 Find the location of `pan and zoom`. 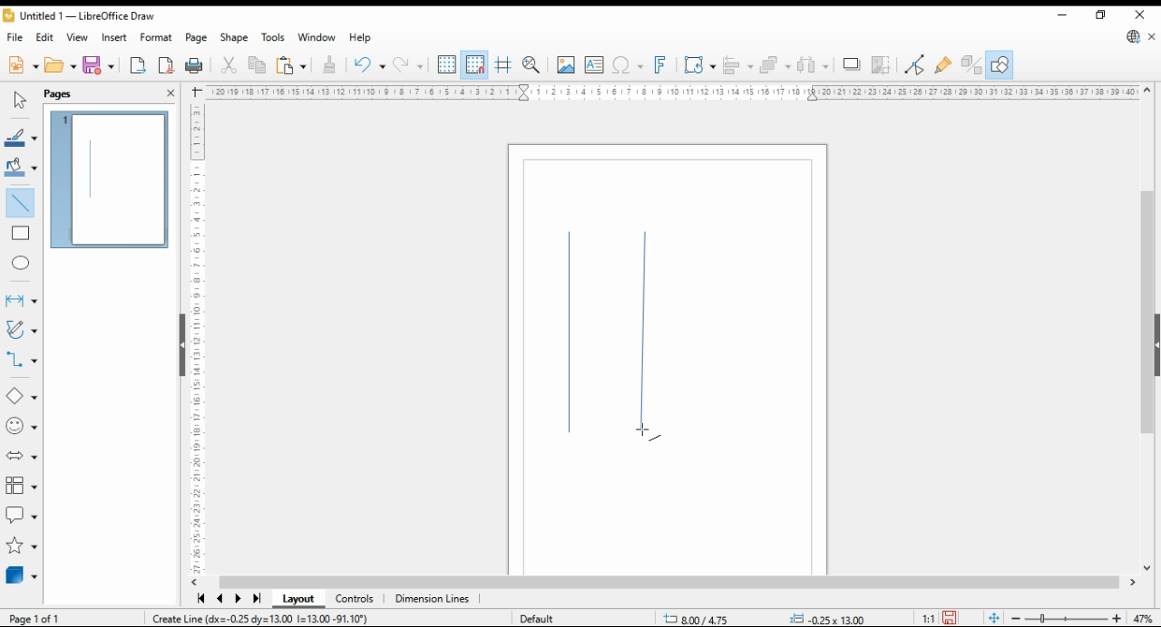

pan and zoom is located at coordinates (532, 65).